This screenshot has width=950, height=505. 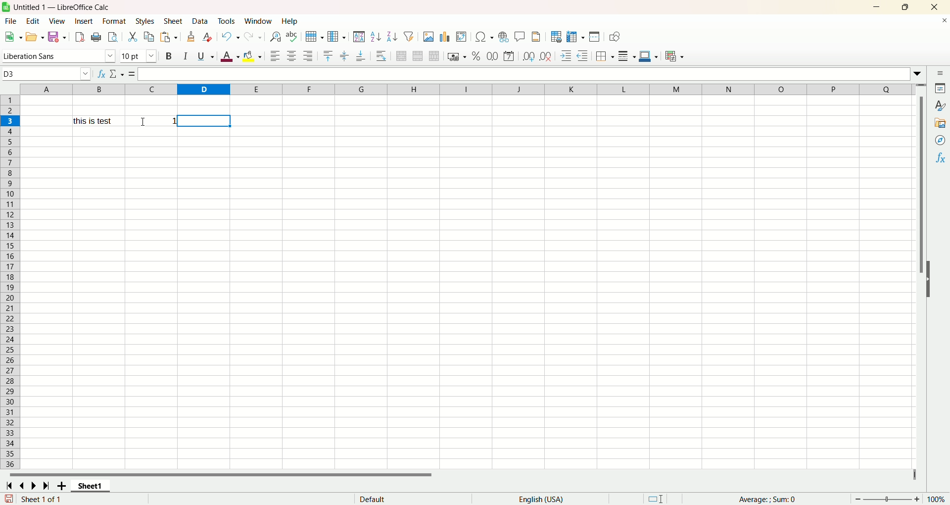 What do you see at coordinates (594, 37) in the screenshot?
I see `split window` at bounding box center [594, 37].